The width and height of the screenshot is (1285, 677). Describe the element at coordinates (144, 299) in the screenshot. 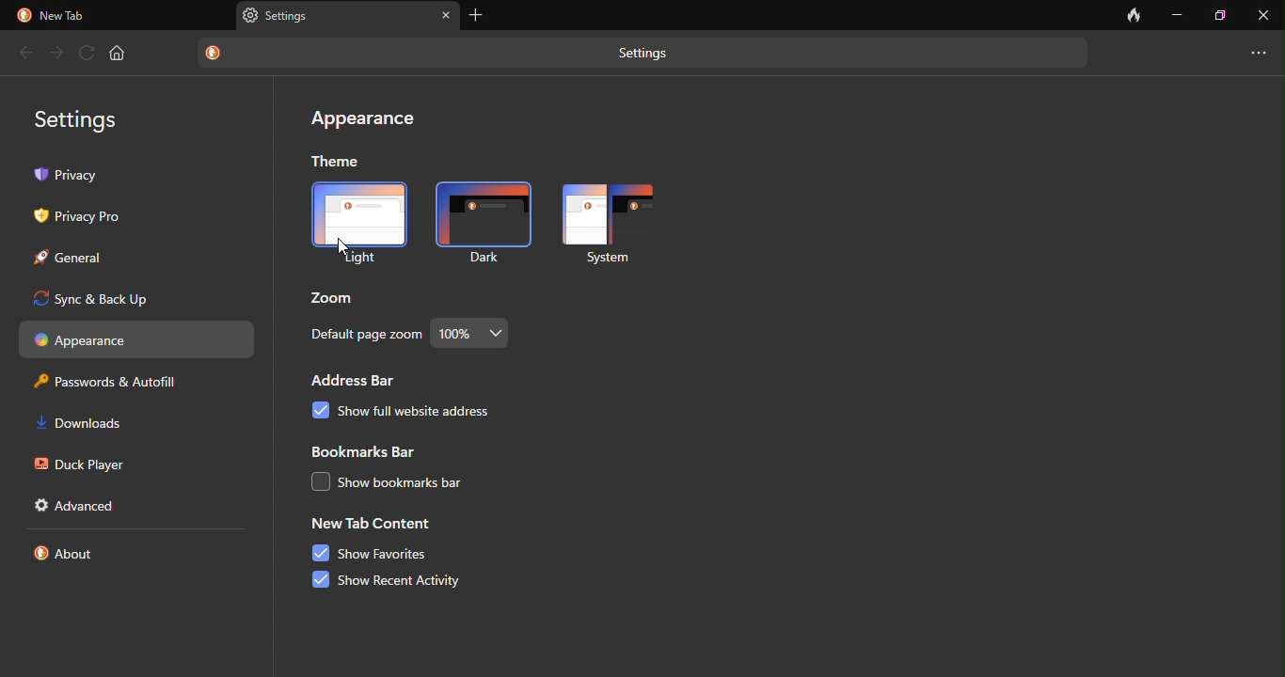

I see `sync and back up` at that location.